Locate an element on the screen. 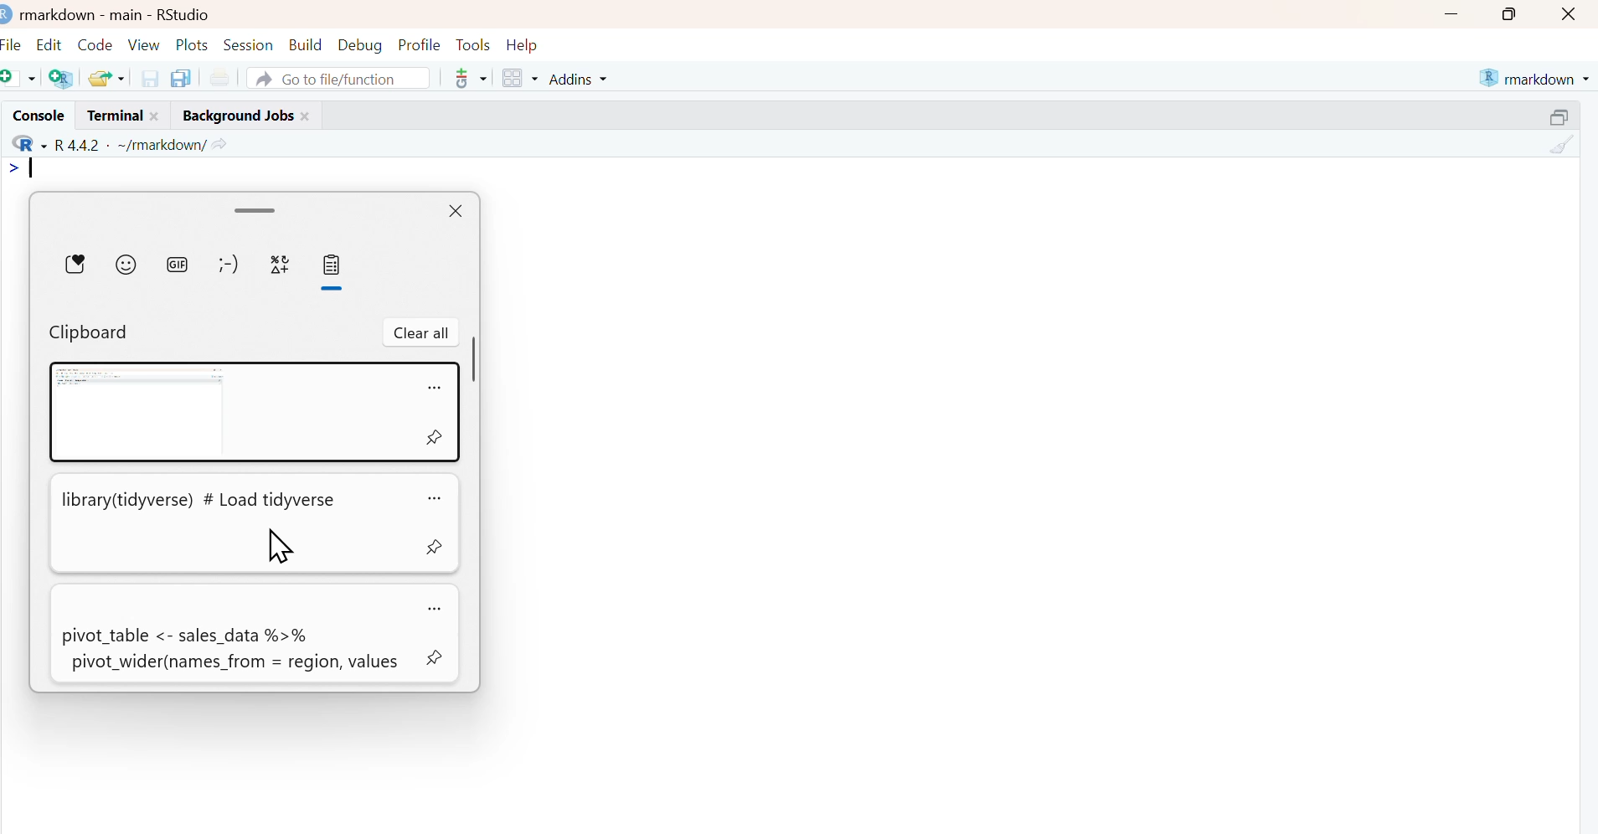 The width and height of the screenshot is (1598, 834). pin is located at coordinates (437, 550).